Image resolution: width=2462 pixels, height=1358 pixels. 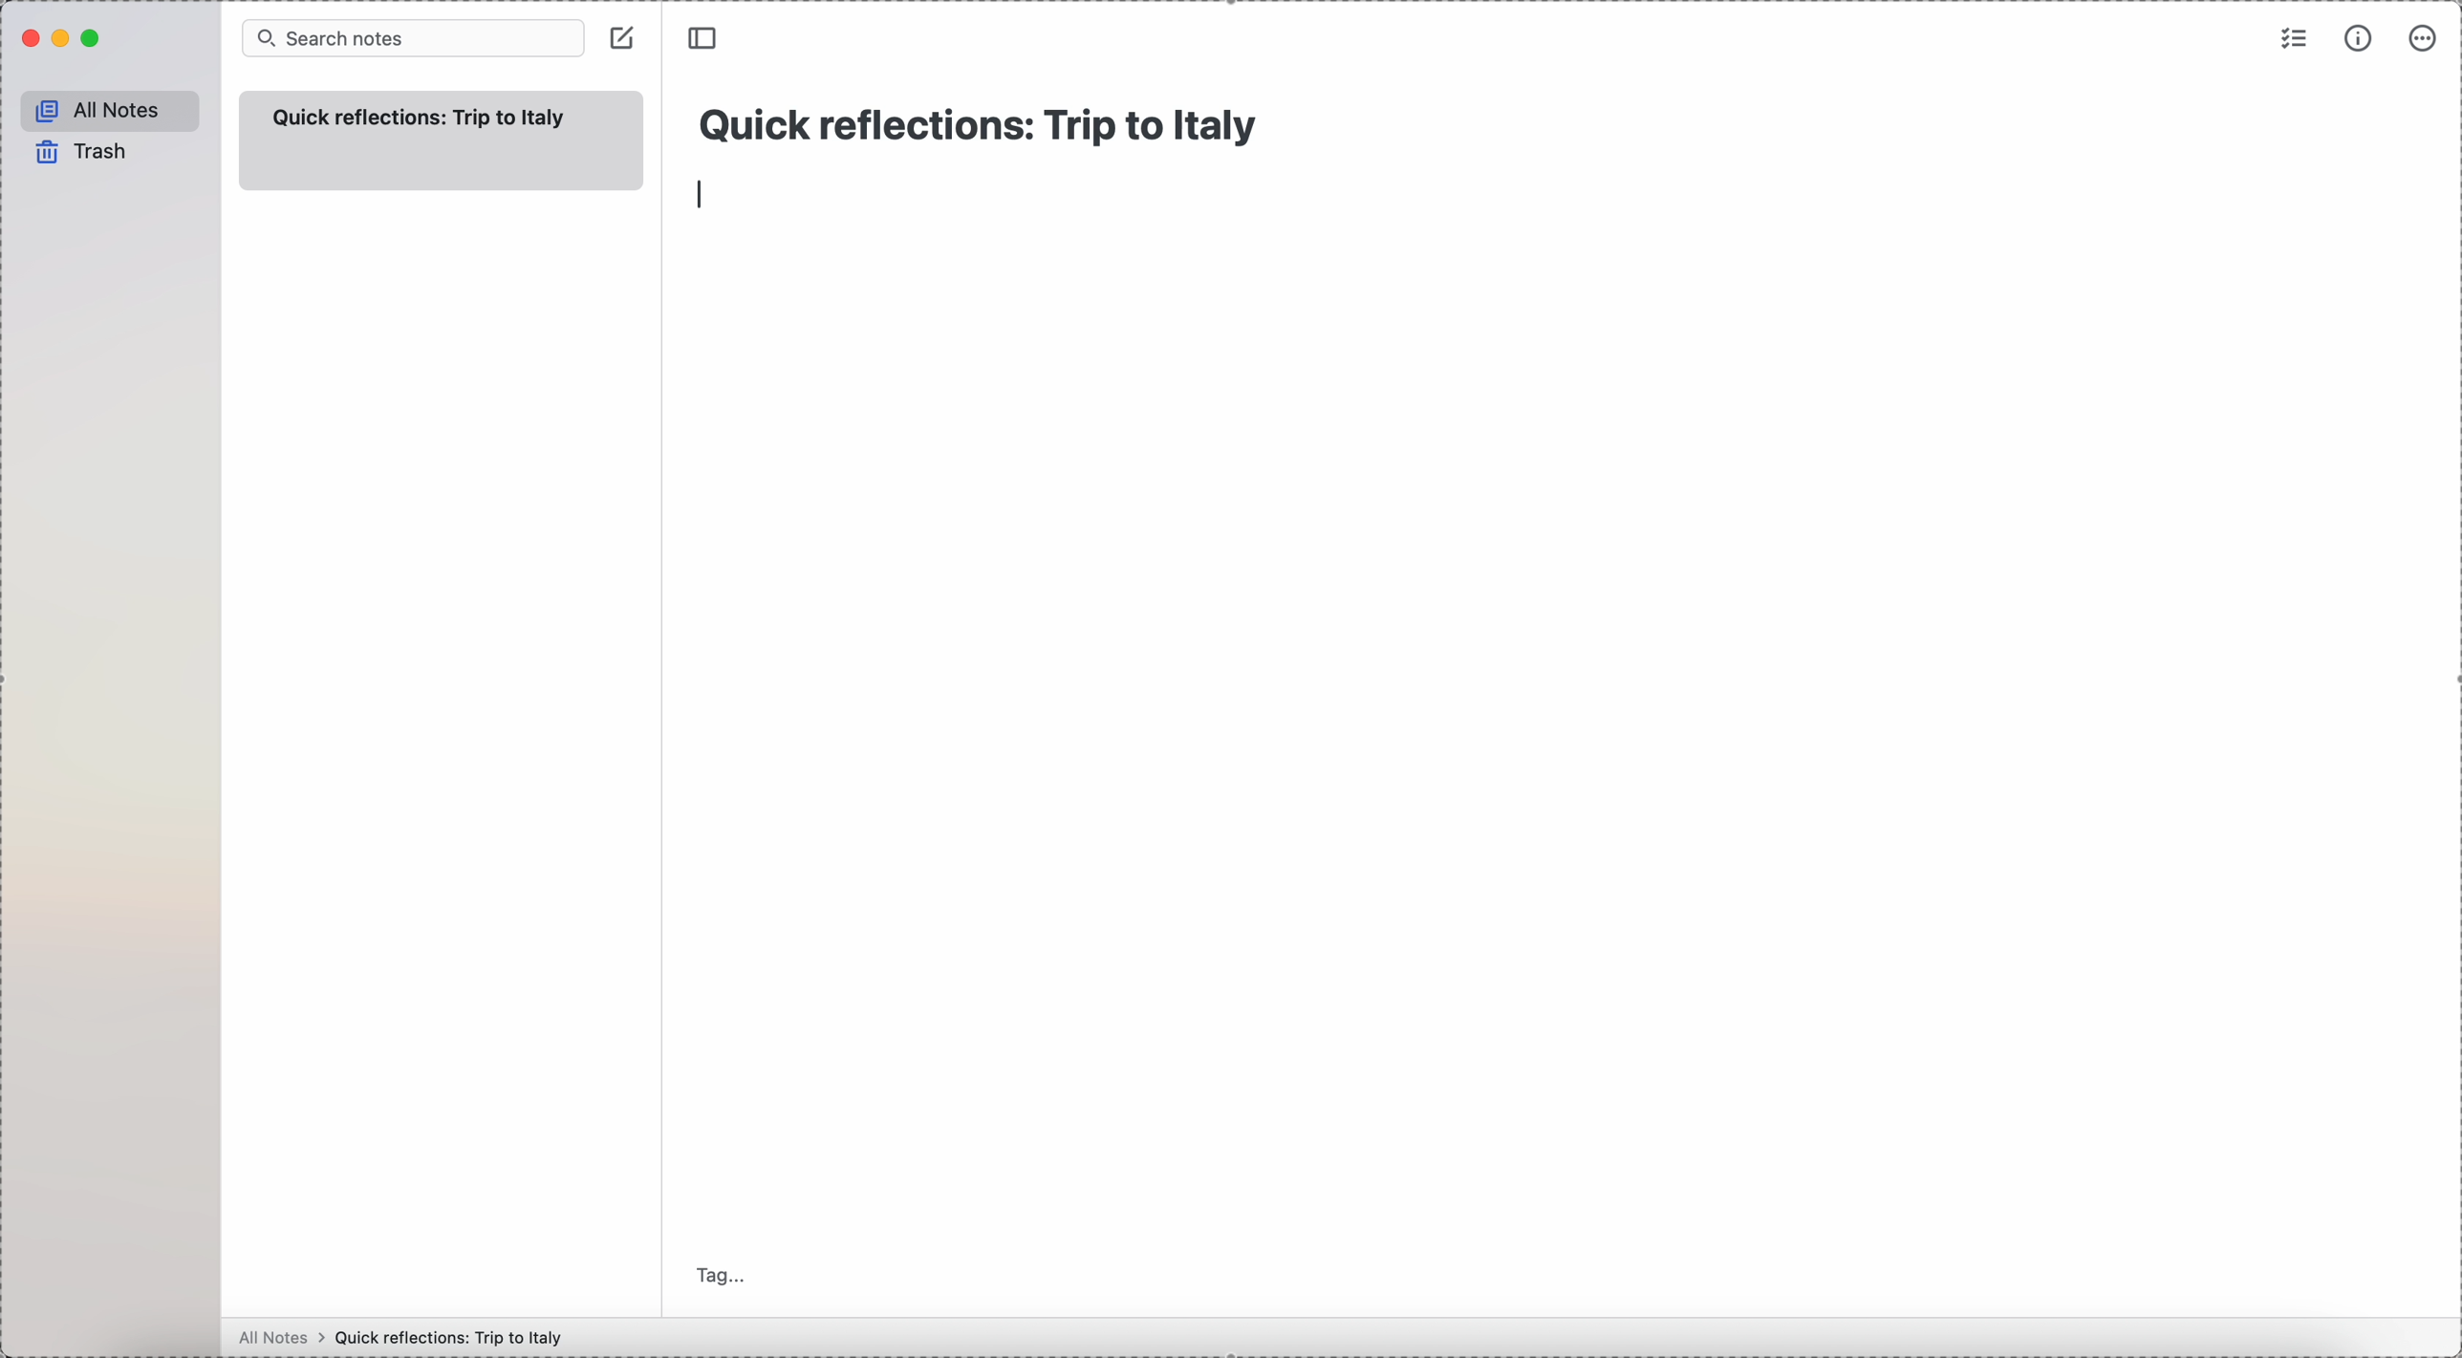 What do you see at coordinates (625, 39) in the screenshot?
I see `click on create note` at bounding box center [625, 39].